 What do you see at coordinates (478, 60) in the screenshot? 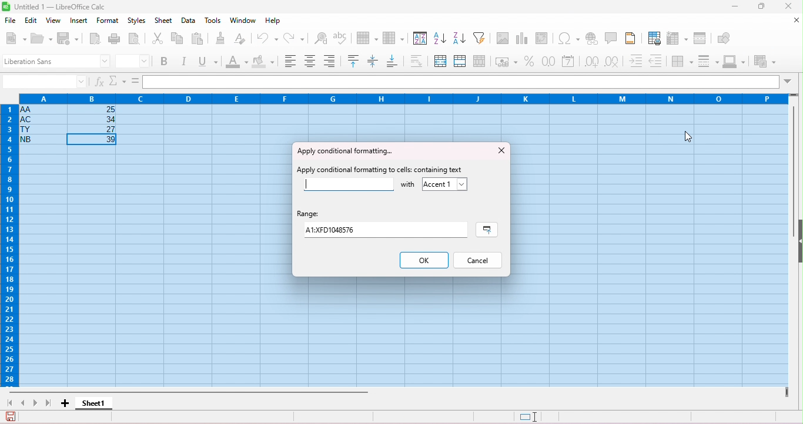
I see `unmerge` at bounding box center [478, 60].